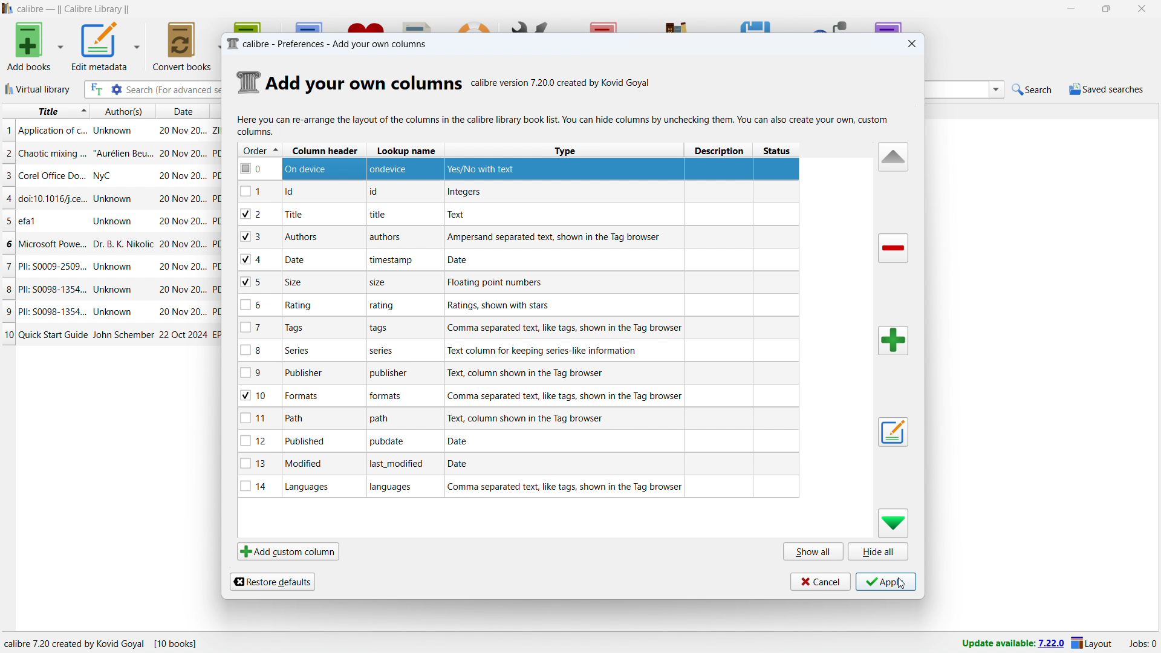 The height and width of the screenshot is (653, 1161). What do you see at coordinates (303, 305) in the screenshot?
I see `rating` at bounding box center [303, 305].